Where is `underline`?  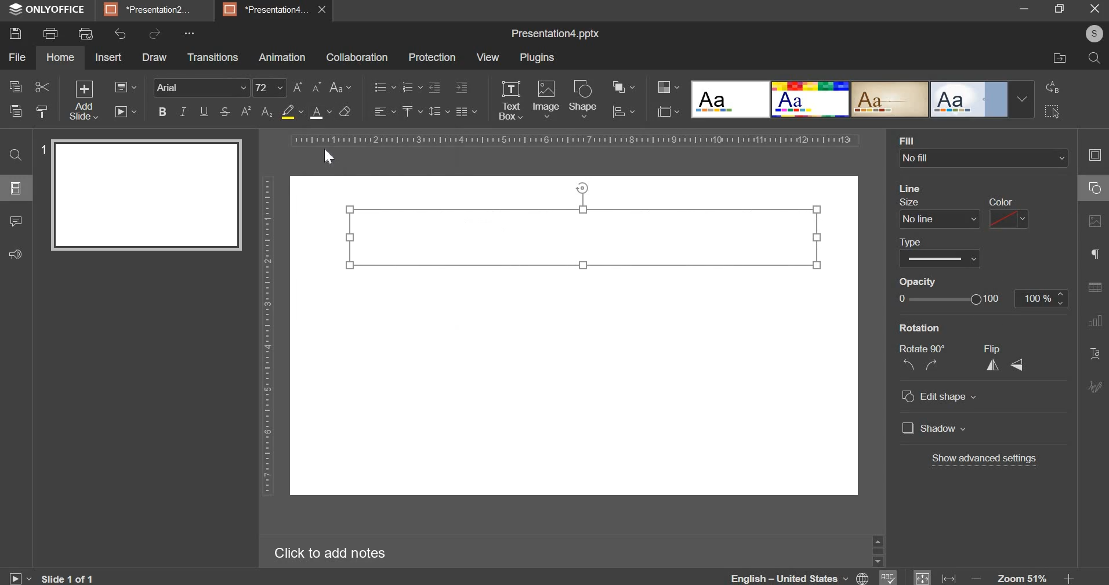
underline is located at coordinates (204, 111).